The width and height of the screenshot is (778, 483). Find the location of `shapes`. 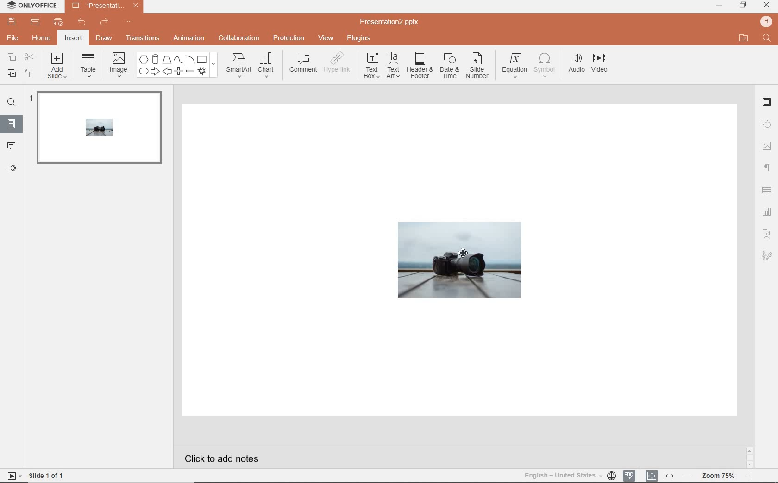

shapes is located at coordinates (176, 65).